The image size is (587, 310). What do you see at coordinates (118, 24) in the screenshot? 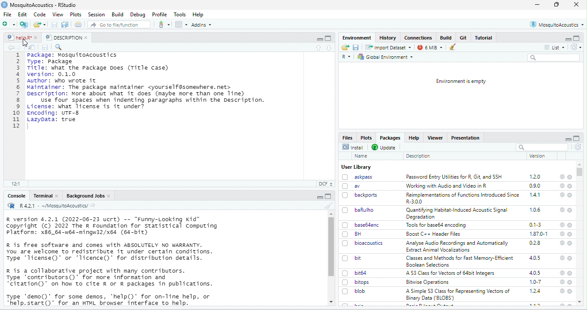
I see `Go to file/function` at bounding box center [118, 24].